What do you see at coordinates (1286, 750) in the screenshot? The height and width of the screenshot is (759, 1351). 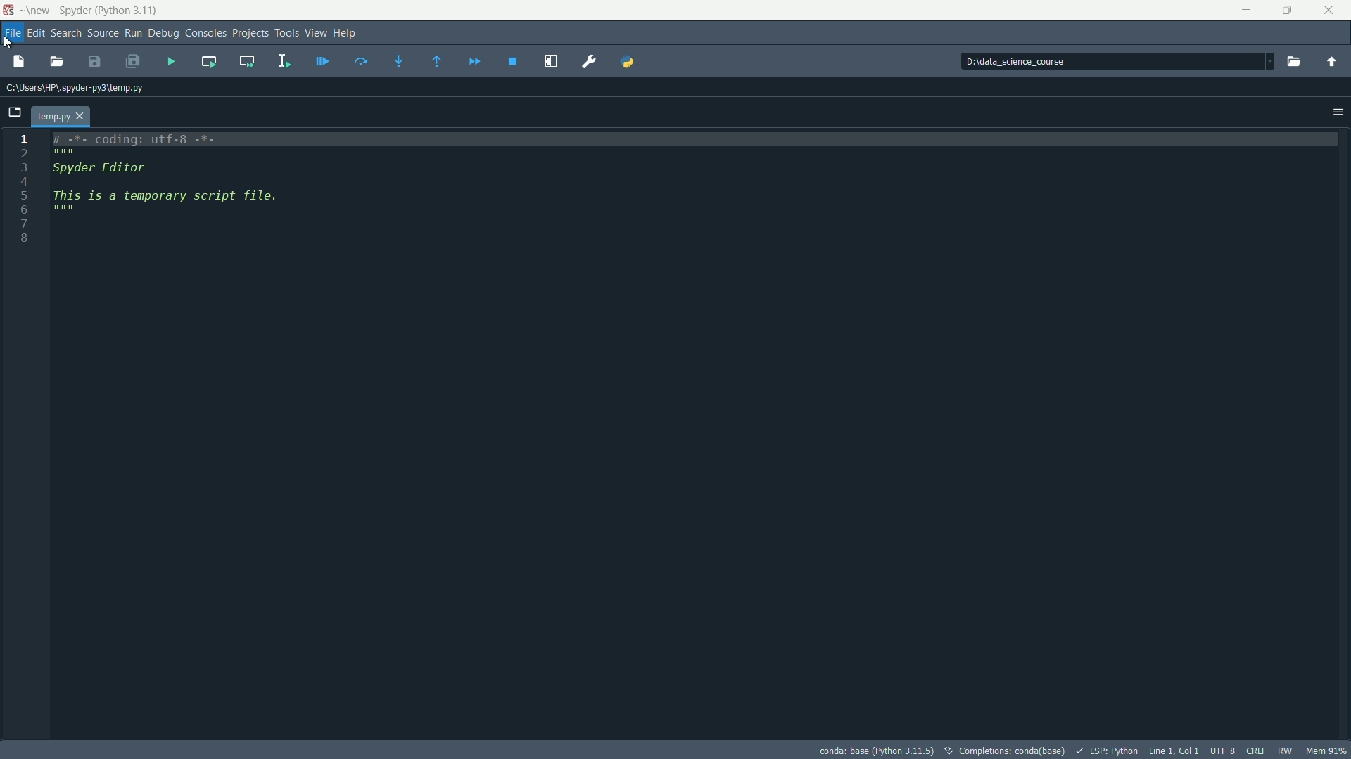 I see `rw` at bounding box center [1286, 750].